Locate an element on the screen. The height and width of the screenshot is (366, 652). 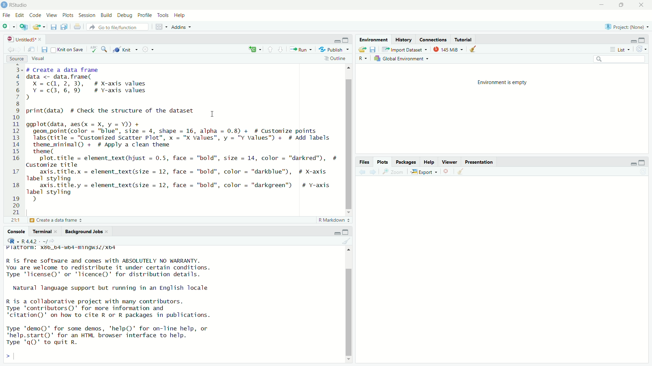
File is located at coordinates (6, 15).